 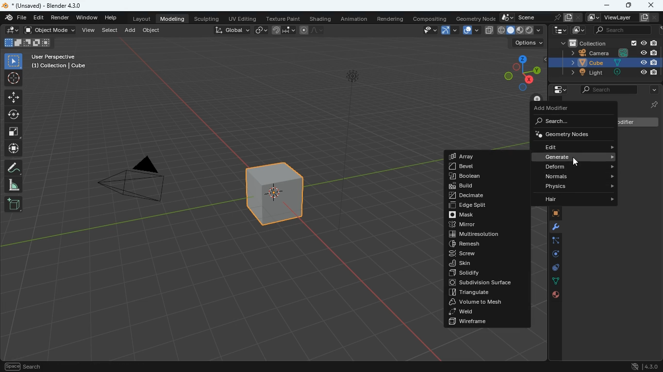 I want to click on close, so click(x=652, y=5).